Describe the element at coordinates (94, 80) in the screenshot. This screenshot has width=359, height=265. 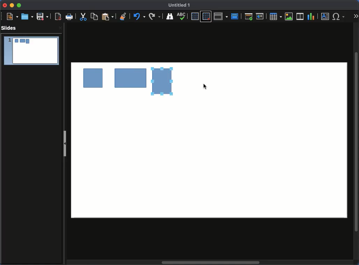
I see `shape` at that location.